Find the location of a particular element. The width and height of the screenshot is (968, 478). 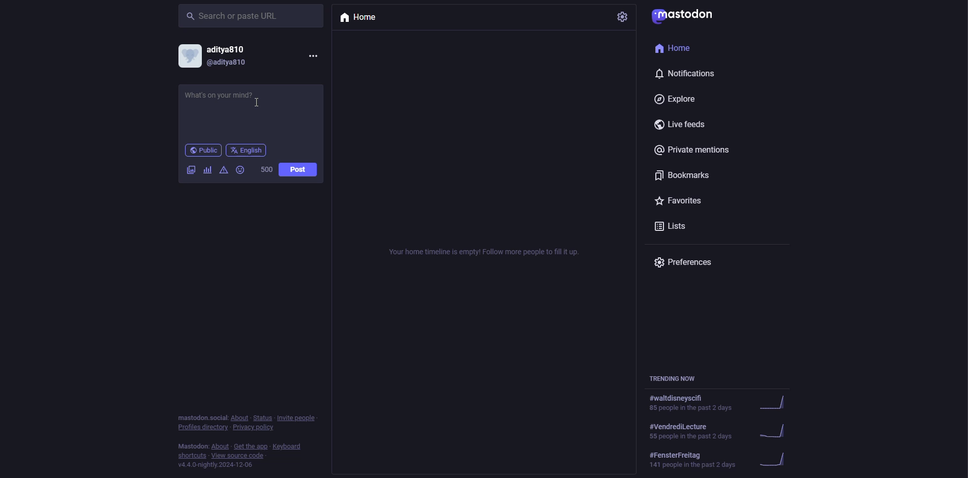

live feeds is located at coordinates (682, 126).